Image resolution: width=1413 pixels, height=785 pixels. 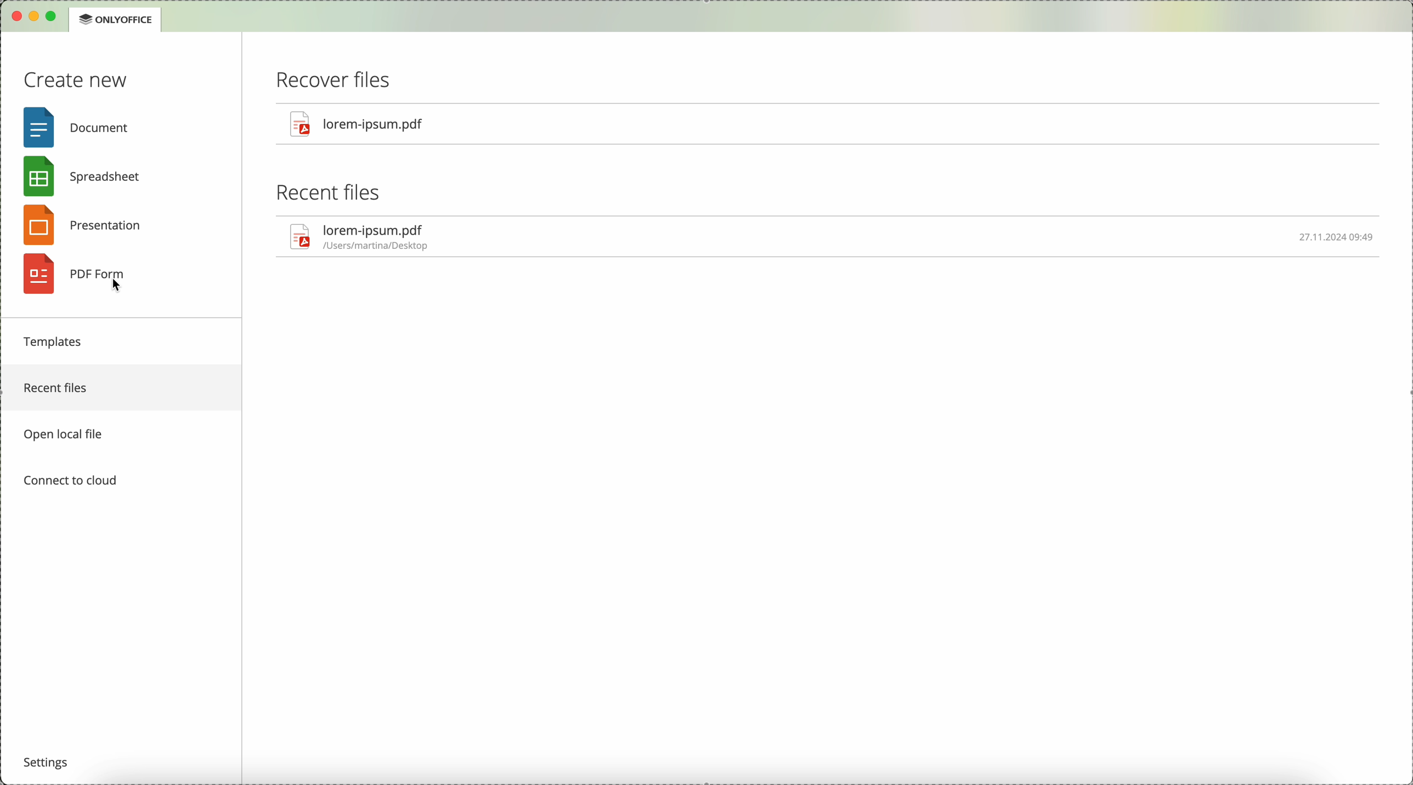 What do you see at coordinates (77, 126) in the screenshot?
I see `document` at bounding box center [77, 126].